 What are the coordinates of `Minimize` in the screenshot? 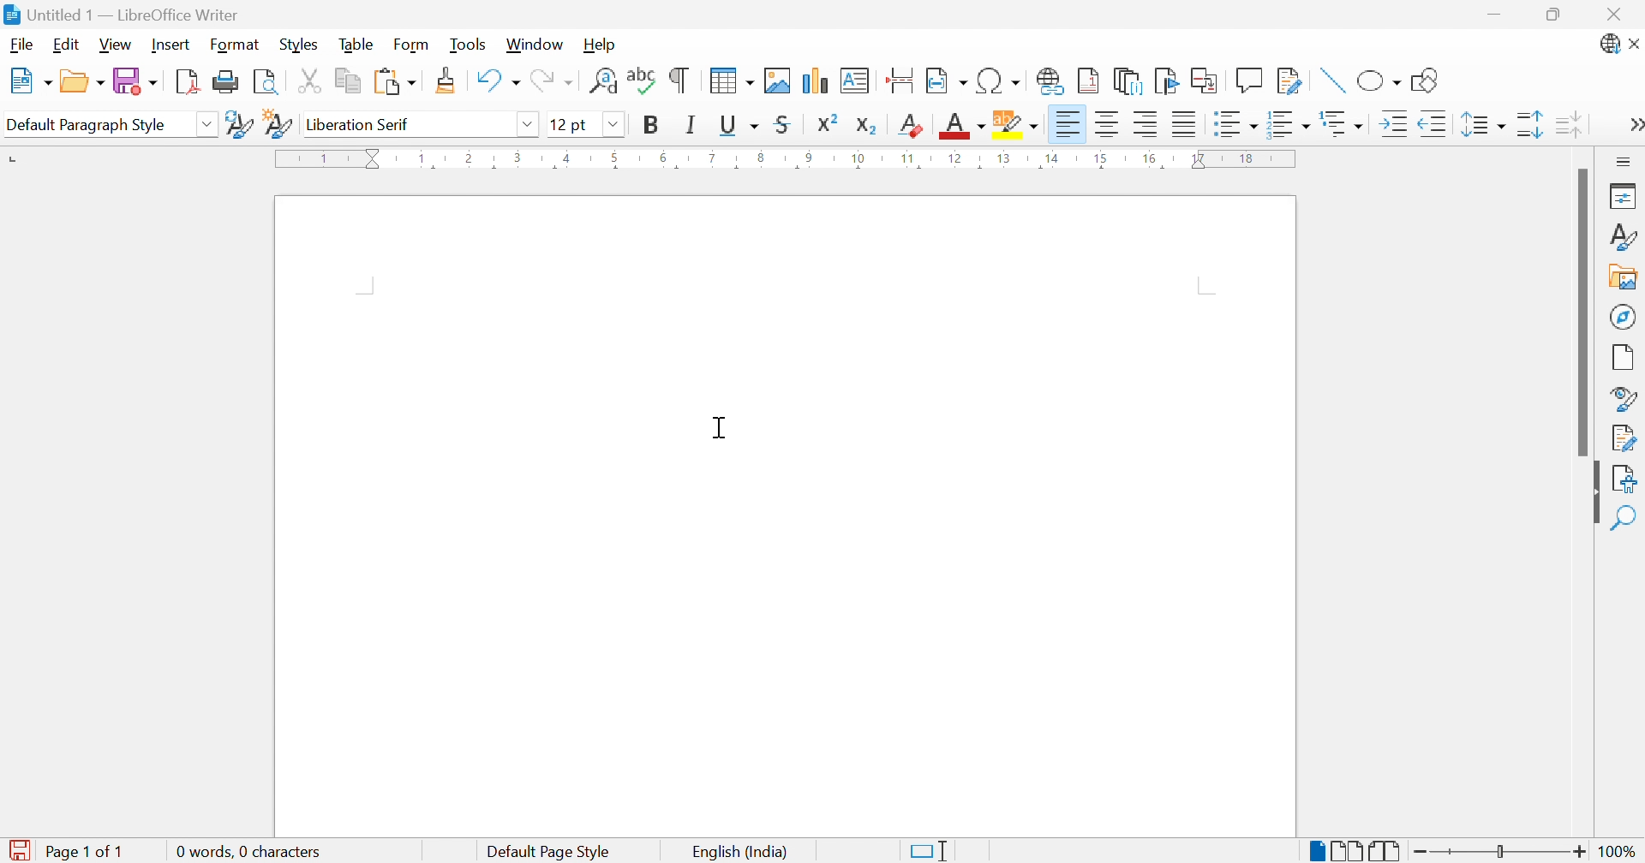 It's located at (1497, 15).